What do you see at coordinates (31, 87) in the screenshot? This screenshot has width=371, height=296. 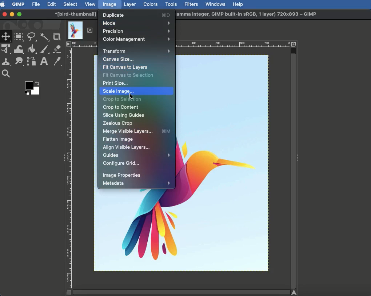 I see `Color` at bounding box center [31, 87].